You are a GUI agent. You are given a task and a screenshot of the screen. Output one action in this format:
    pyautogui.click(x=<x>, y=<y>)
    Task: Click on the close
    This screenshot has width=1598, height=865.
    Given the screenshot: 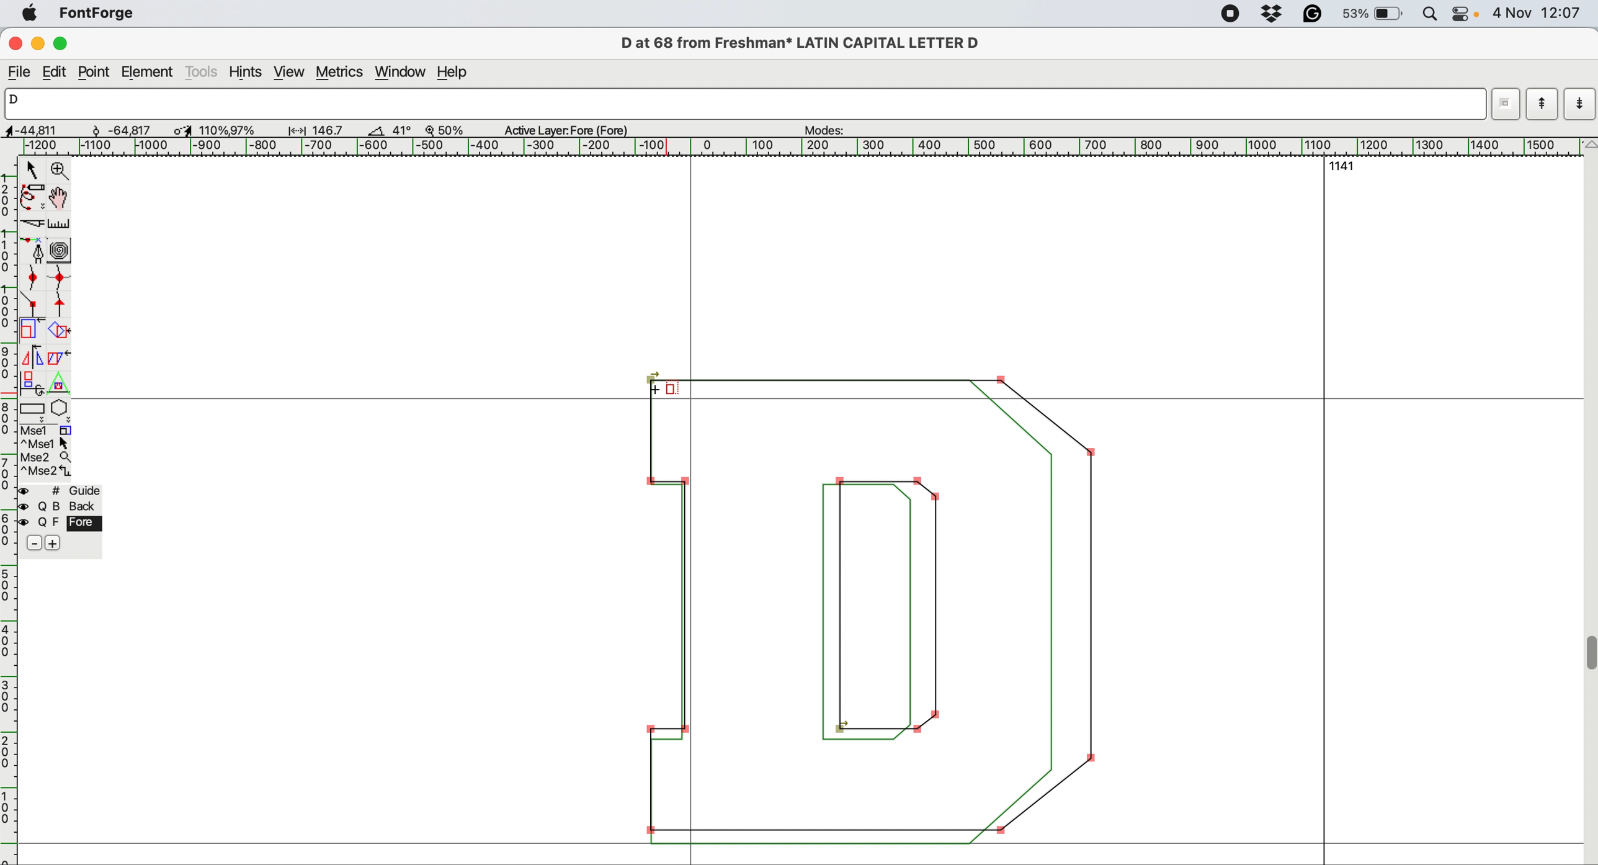 What is the action you would take?
    pyautogui.click(x=14, y=42)
    